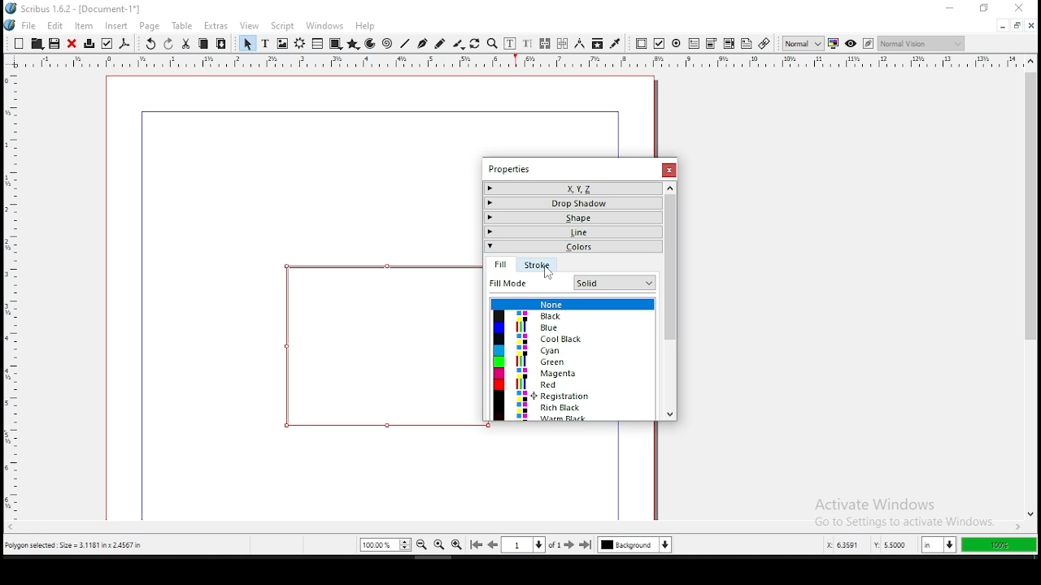 The width and height of the screenshot is (1041, 585). Describe the element at coordinates (520, 60) in the screenshot. I see `vertical ruler` at that location.